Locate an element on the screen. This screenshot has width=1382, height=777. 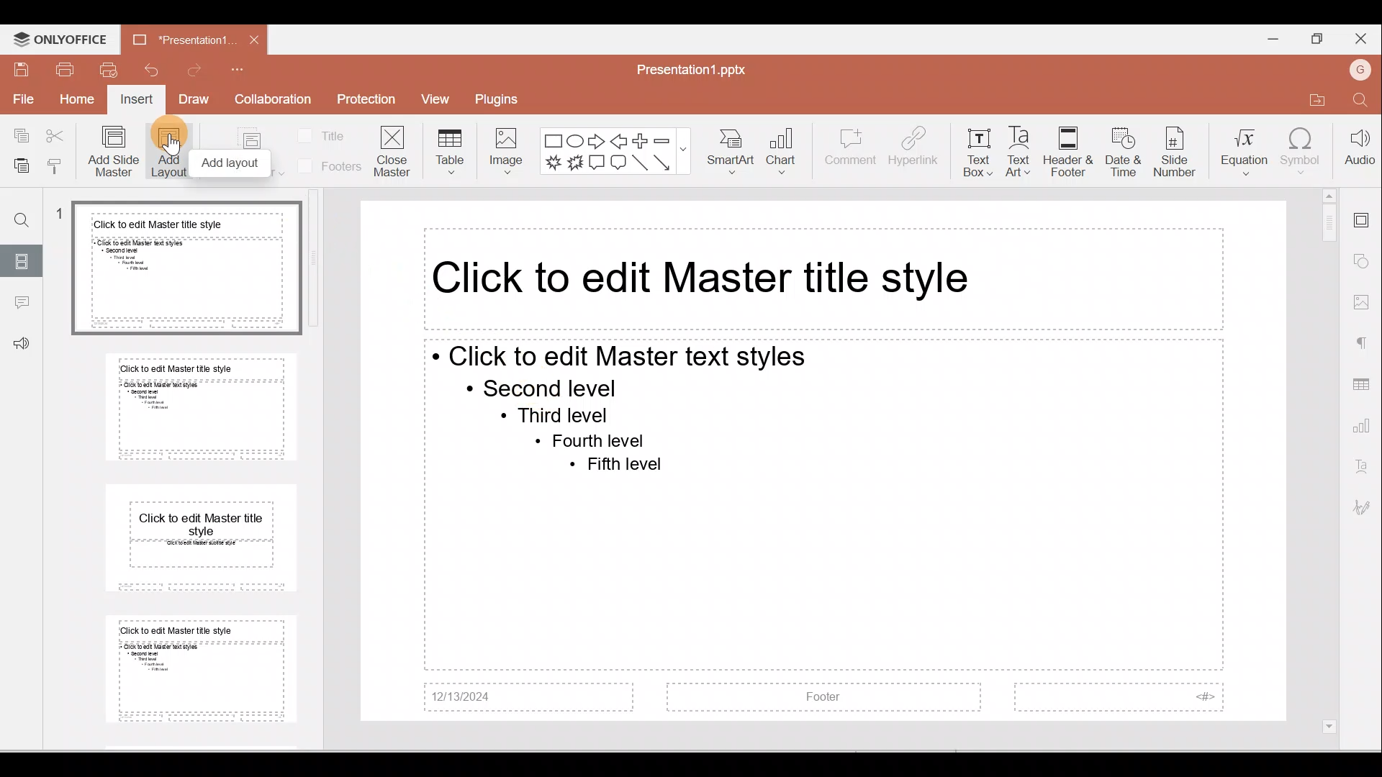
View is located at coordinates (438, 101).